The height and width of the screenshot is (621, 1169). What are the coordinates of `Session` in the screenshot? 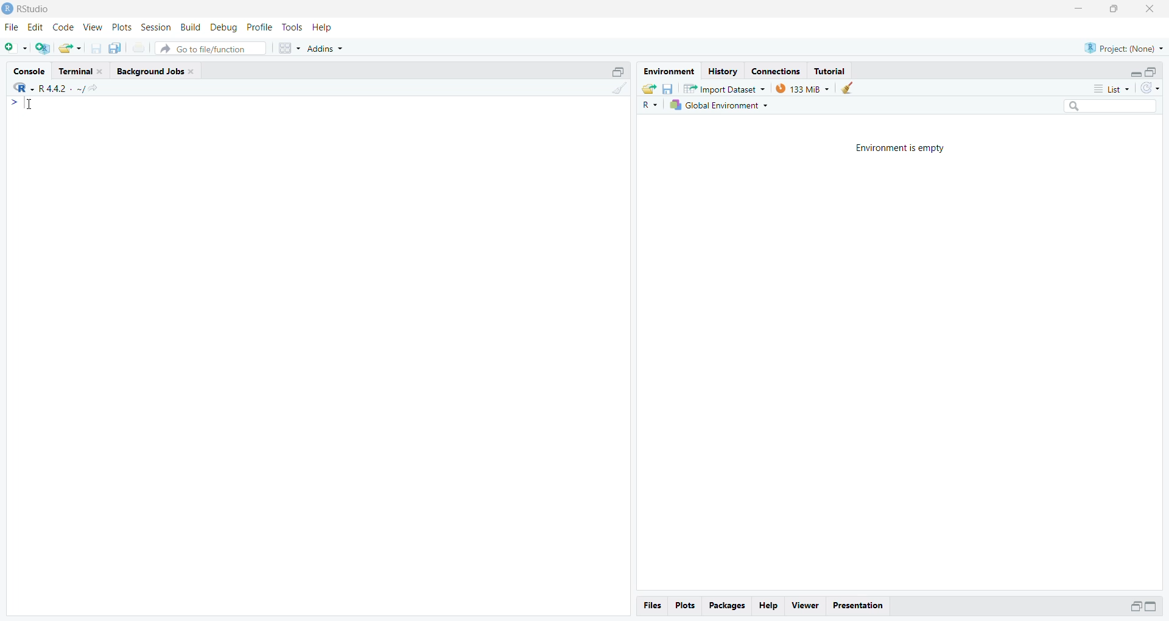 It's located at (156, 26).